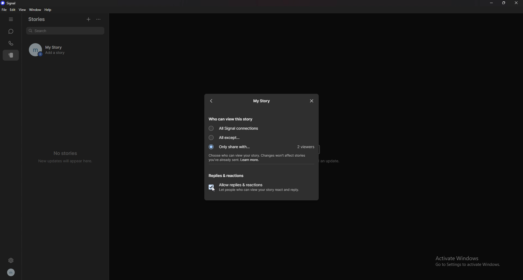  Describe the element at coordinates (504, 3) in the screenshot. I see `resize` at that location.